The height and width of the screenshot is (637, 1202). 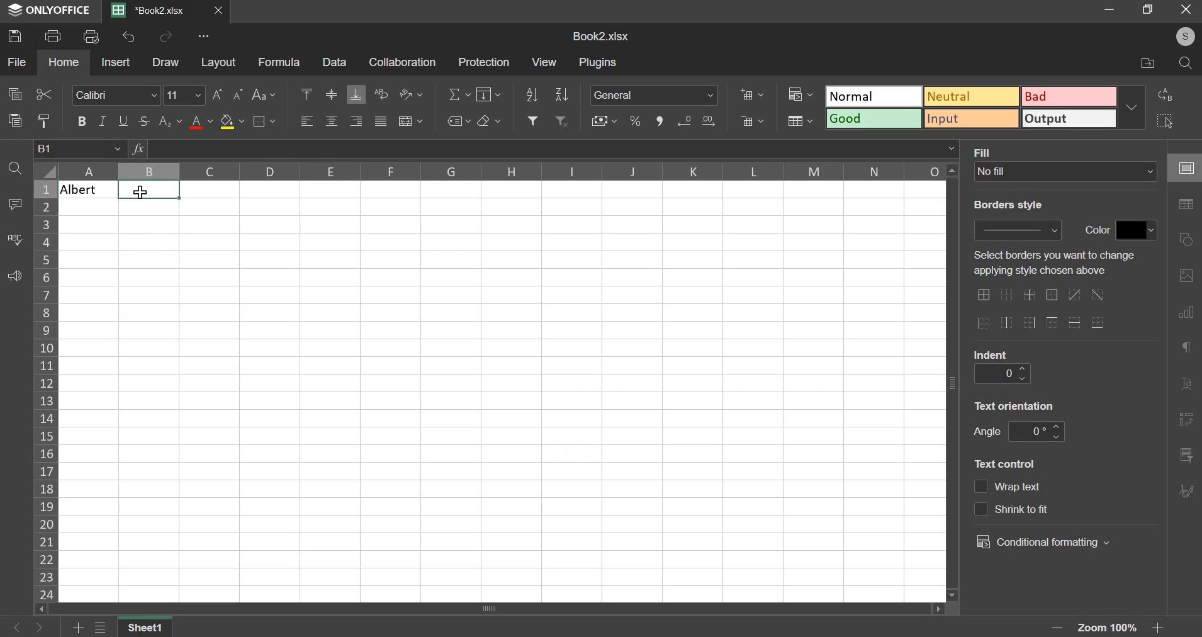 I want to click on sum, so click(x=459, y=95).